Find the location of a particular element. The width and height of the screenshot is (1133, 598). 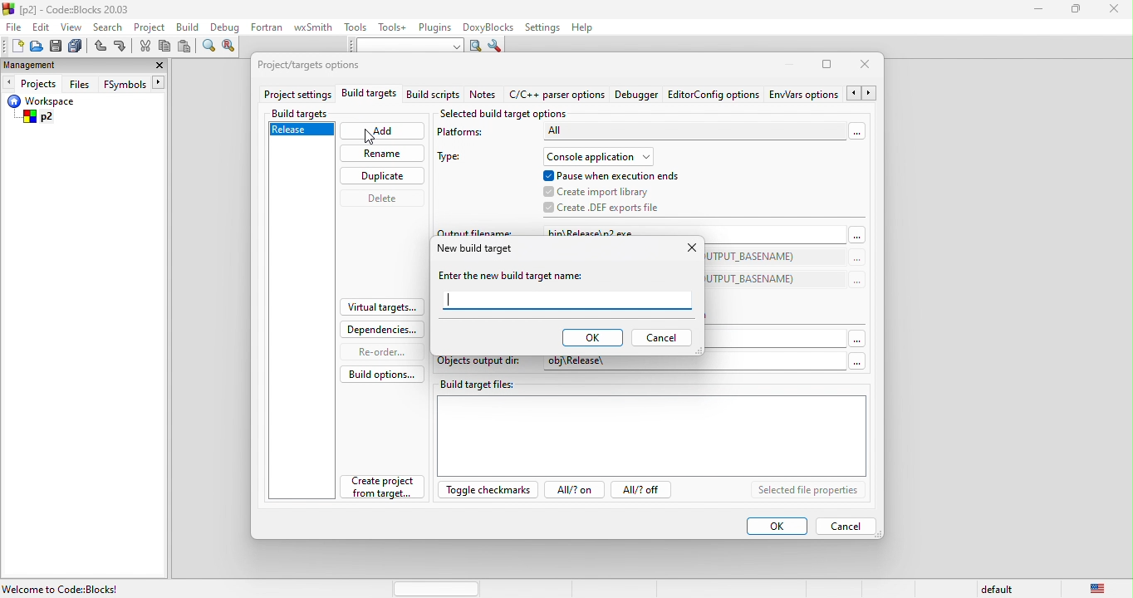

objects output dir: obj\Release\ is located at coordinates (653, 363).